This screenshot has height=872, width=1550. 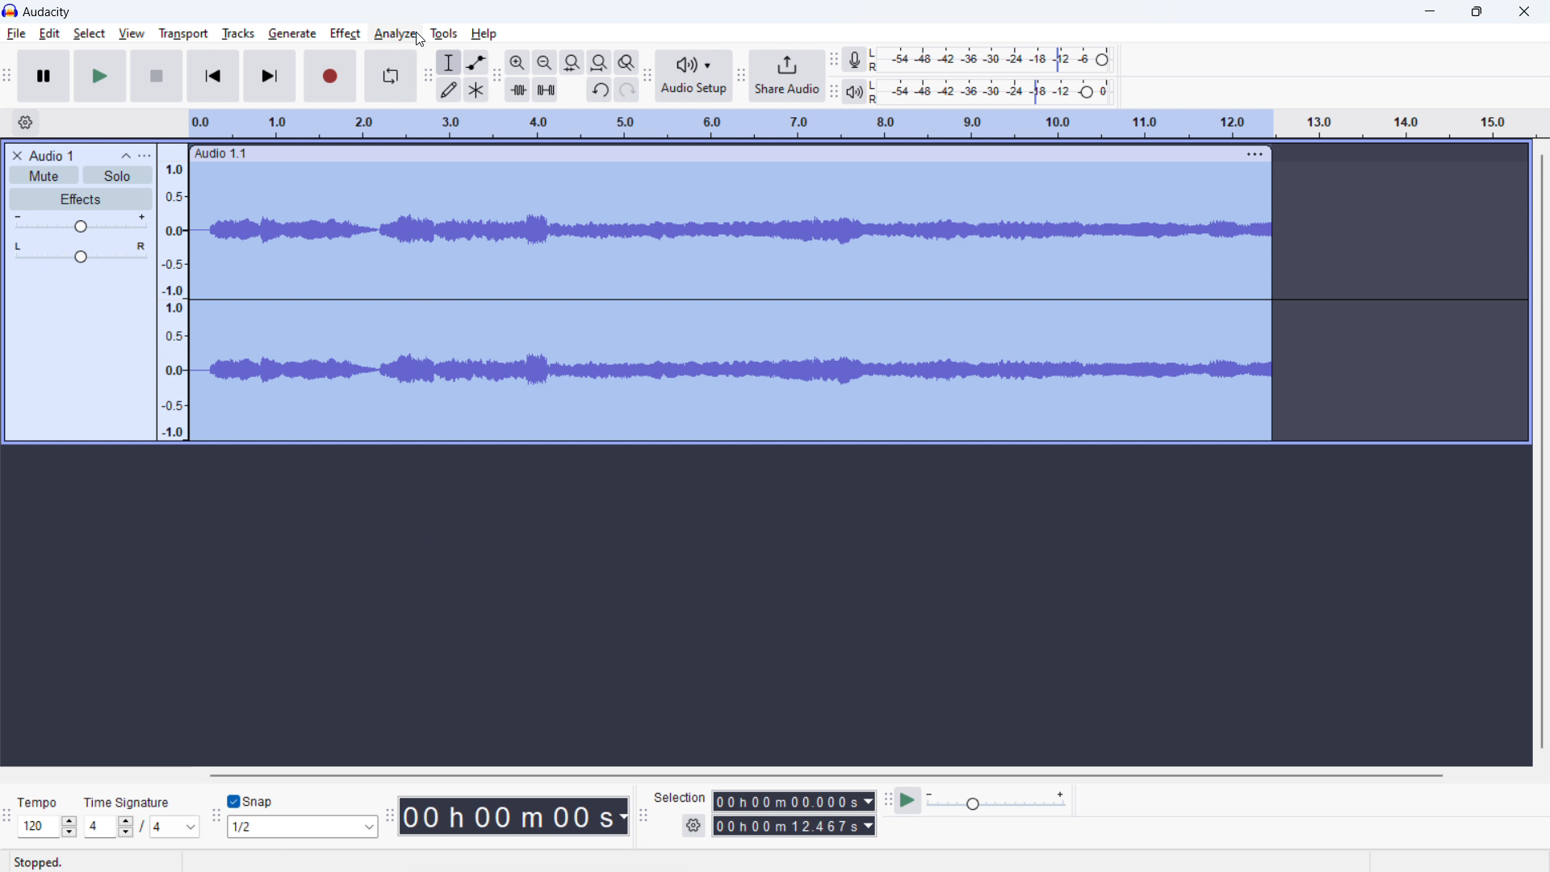 What do you see at coordinates (497, 78) in the screenshot?
I see `edit toolbar` at bounding box center [497, 78].